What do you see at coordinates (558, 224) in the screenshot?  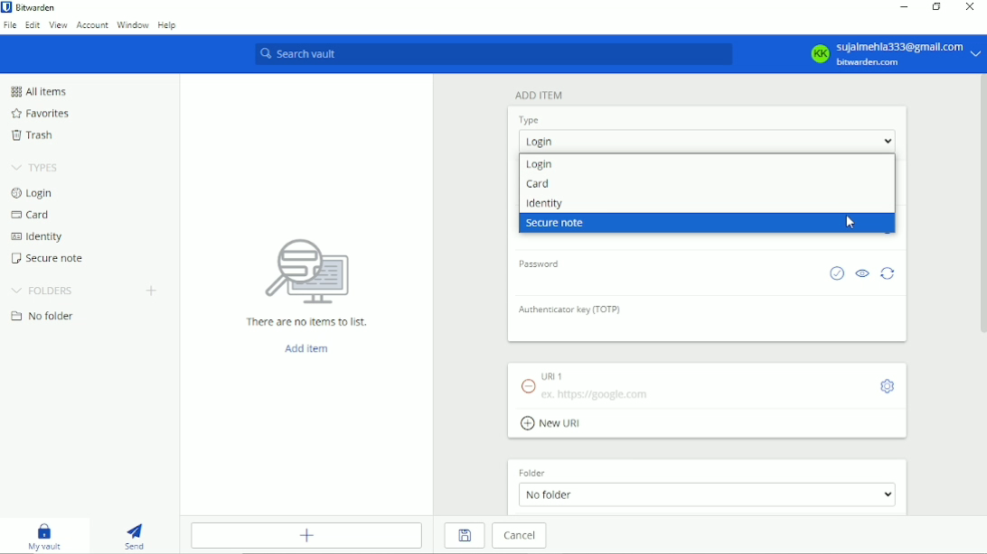 I see `Secure note` at bounding box center [558, 224].